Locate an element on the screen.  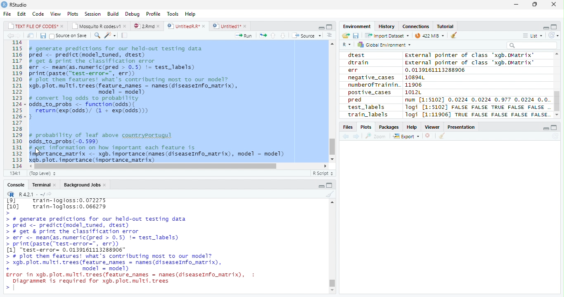
Show directory is located at coordinates (49, 193).